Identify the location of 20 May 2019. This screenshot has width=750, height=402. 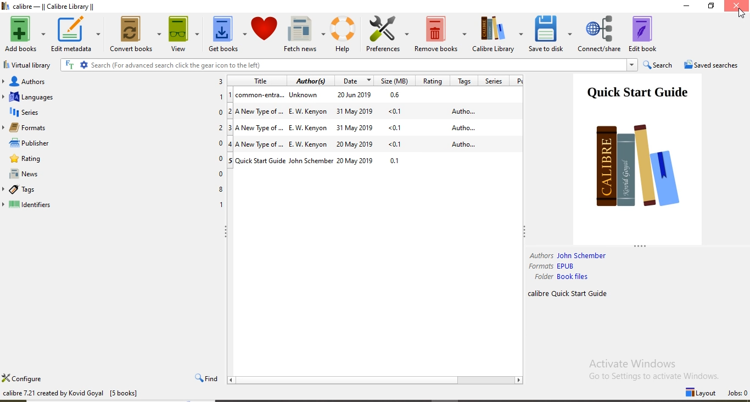
(354, 143).